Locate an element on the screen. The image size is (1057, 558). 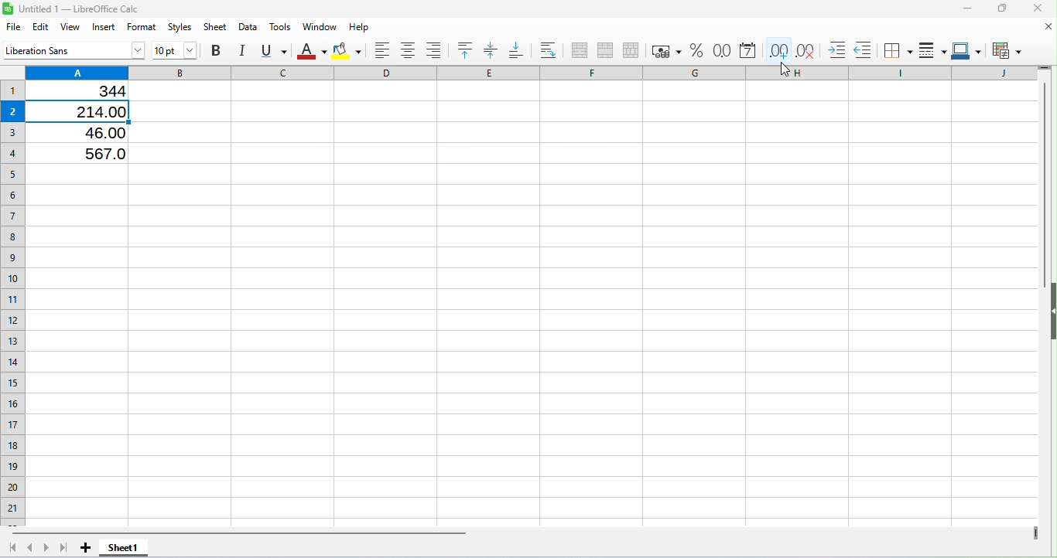
Underline is located at coordinates (275, 49).